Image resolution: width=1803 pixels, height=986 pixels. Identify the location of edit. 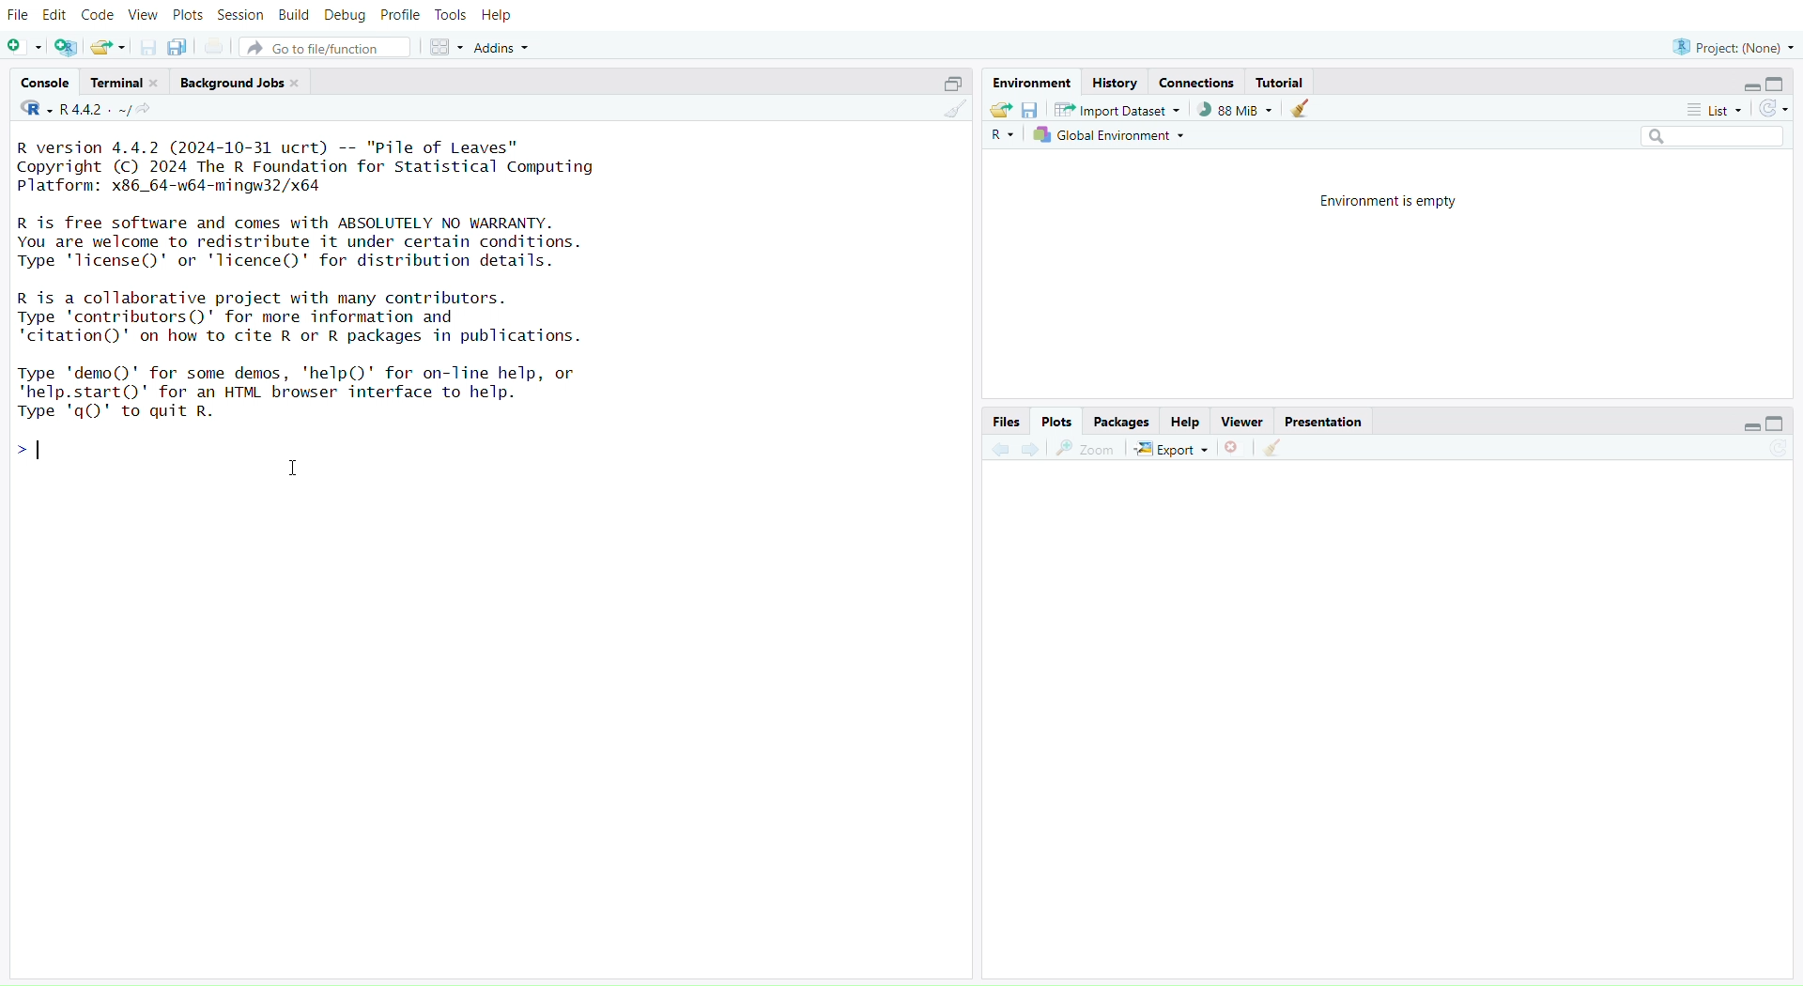
(54, 16).